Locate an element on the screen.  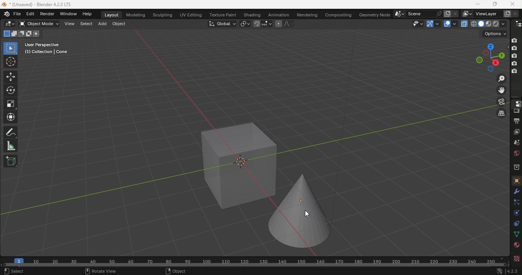
Browse scene to be linked is located at coordinates (399, 13).